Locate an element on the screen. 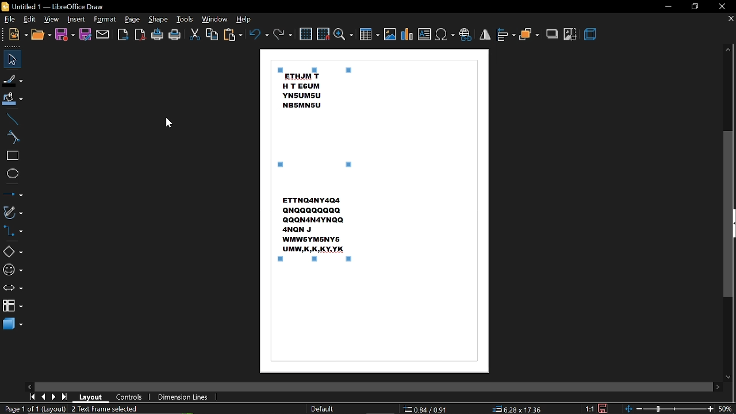  paste is located at coordinates (232, 35).